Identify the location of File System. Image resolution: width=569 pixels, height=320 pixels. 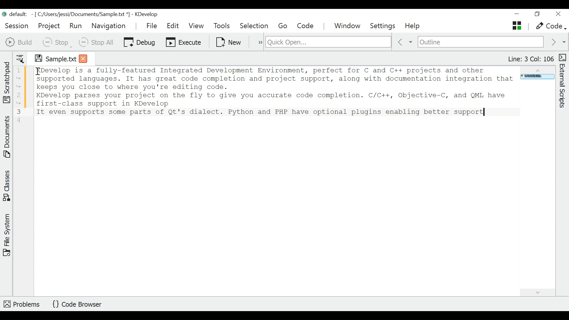
(7, 234).